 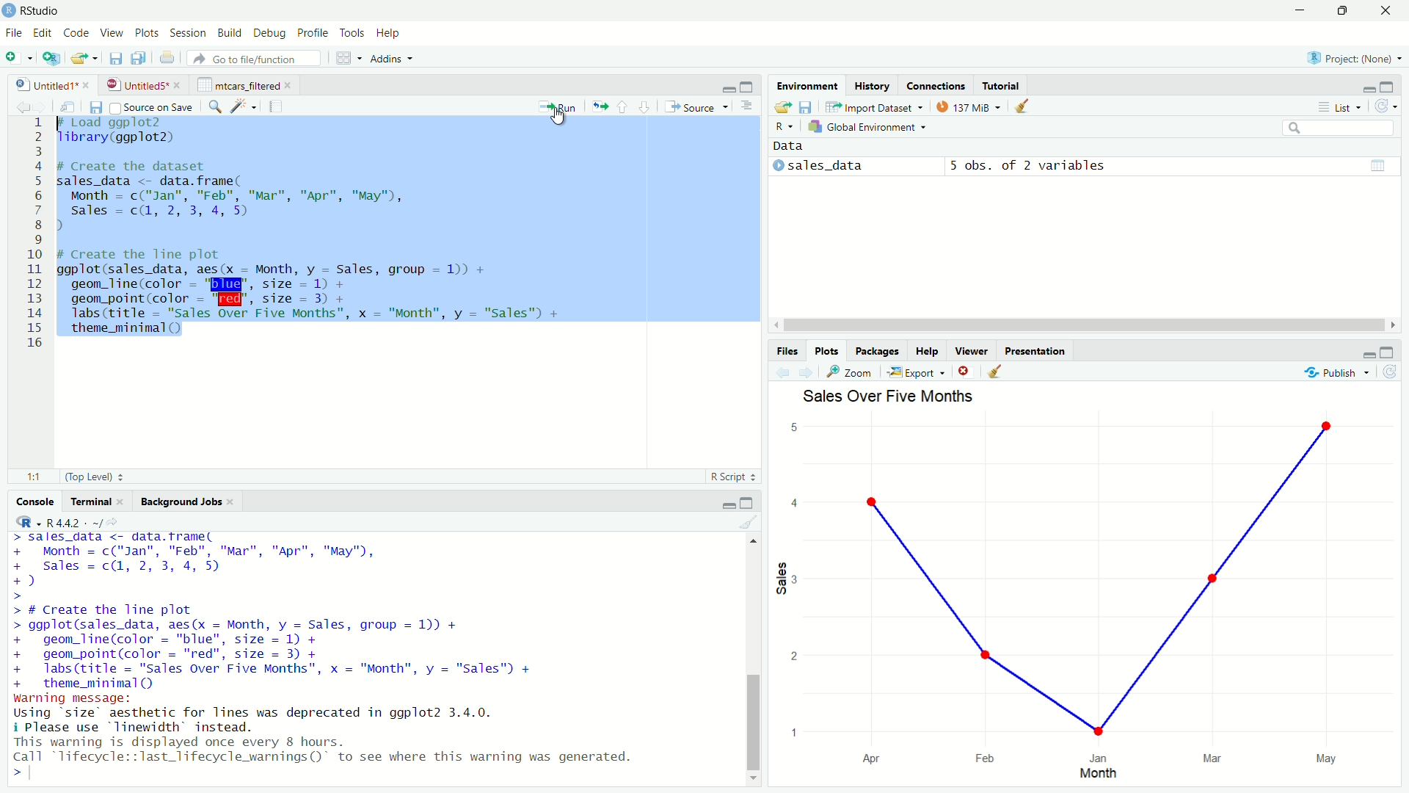 What do you see at coordinates (15, 33) in the screenshot?
I see `file` at bounding box center [15, 33].